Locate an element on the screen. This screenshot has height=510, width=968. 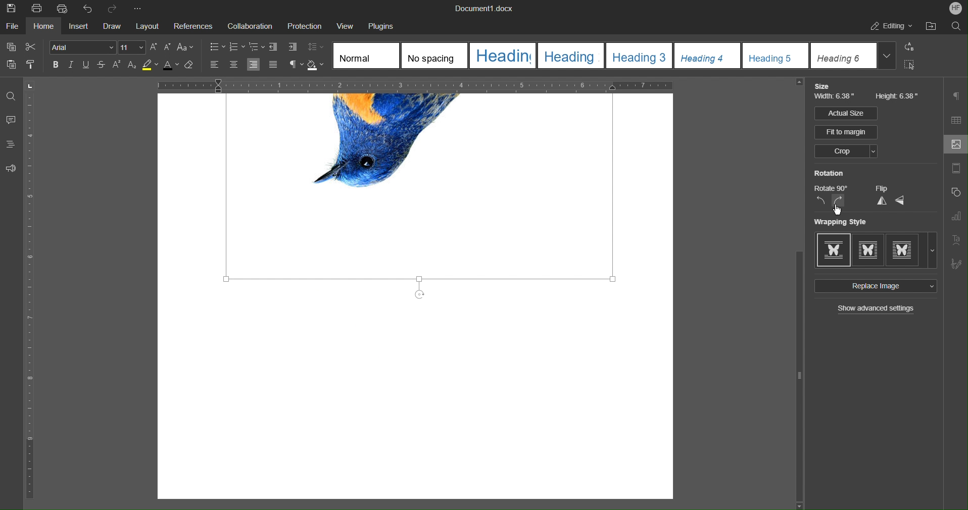
Replace is located at coordinates (907, 47).